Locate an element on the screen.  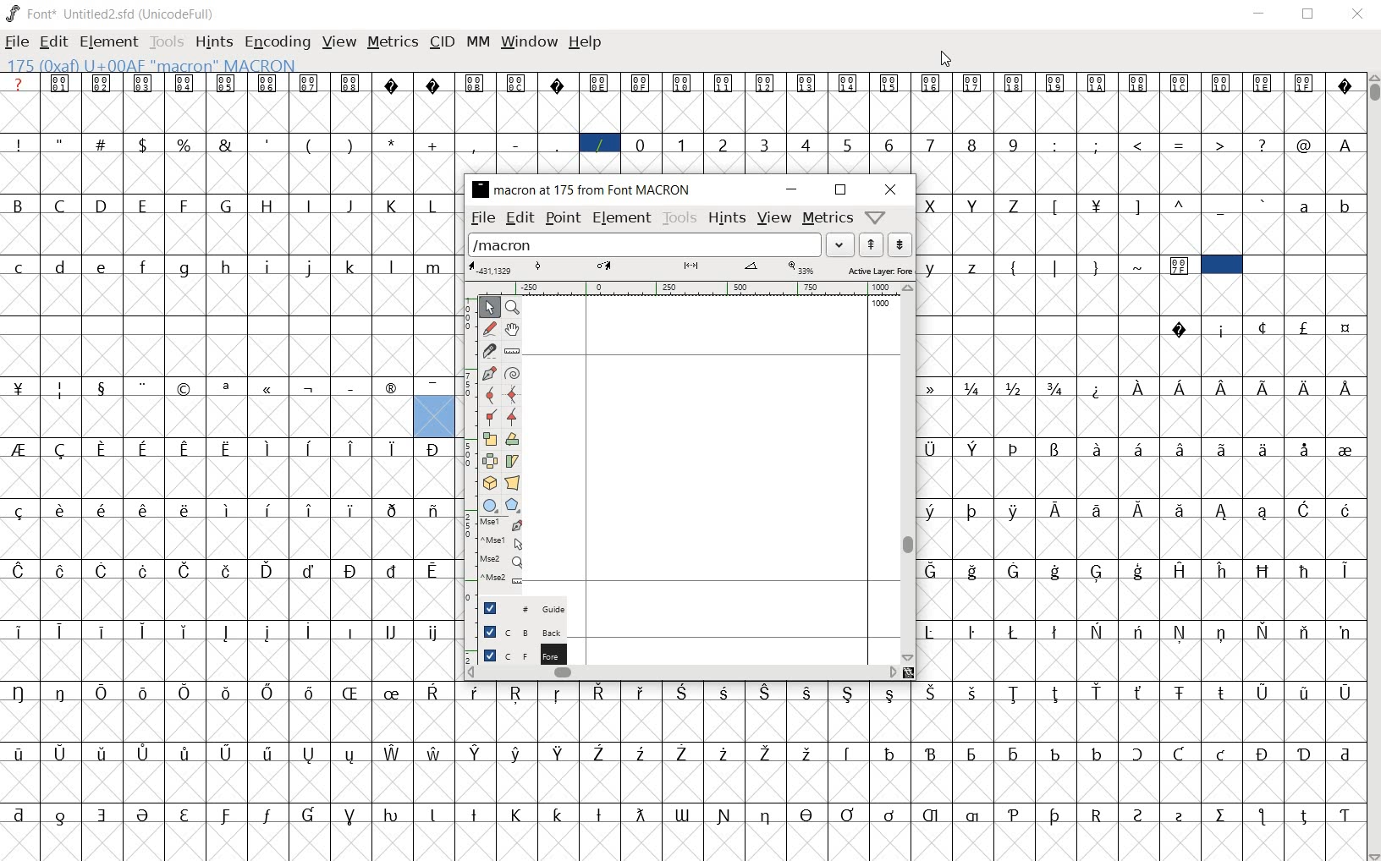
Symbol is located at coordinates (1223, 330).